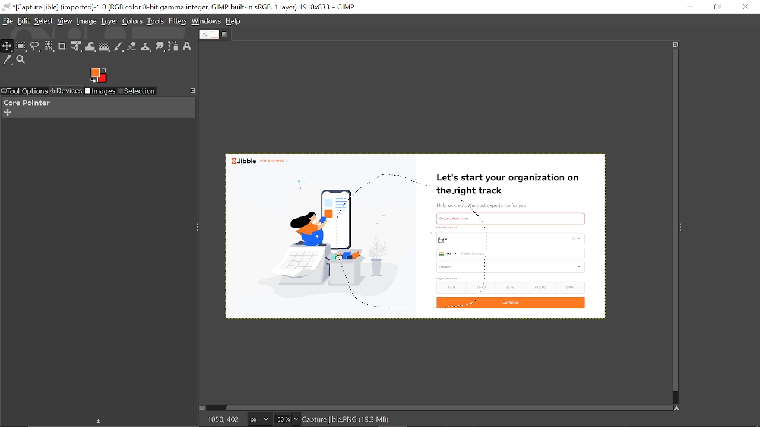  I want to click on Continue, so click(509, 304).